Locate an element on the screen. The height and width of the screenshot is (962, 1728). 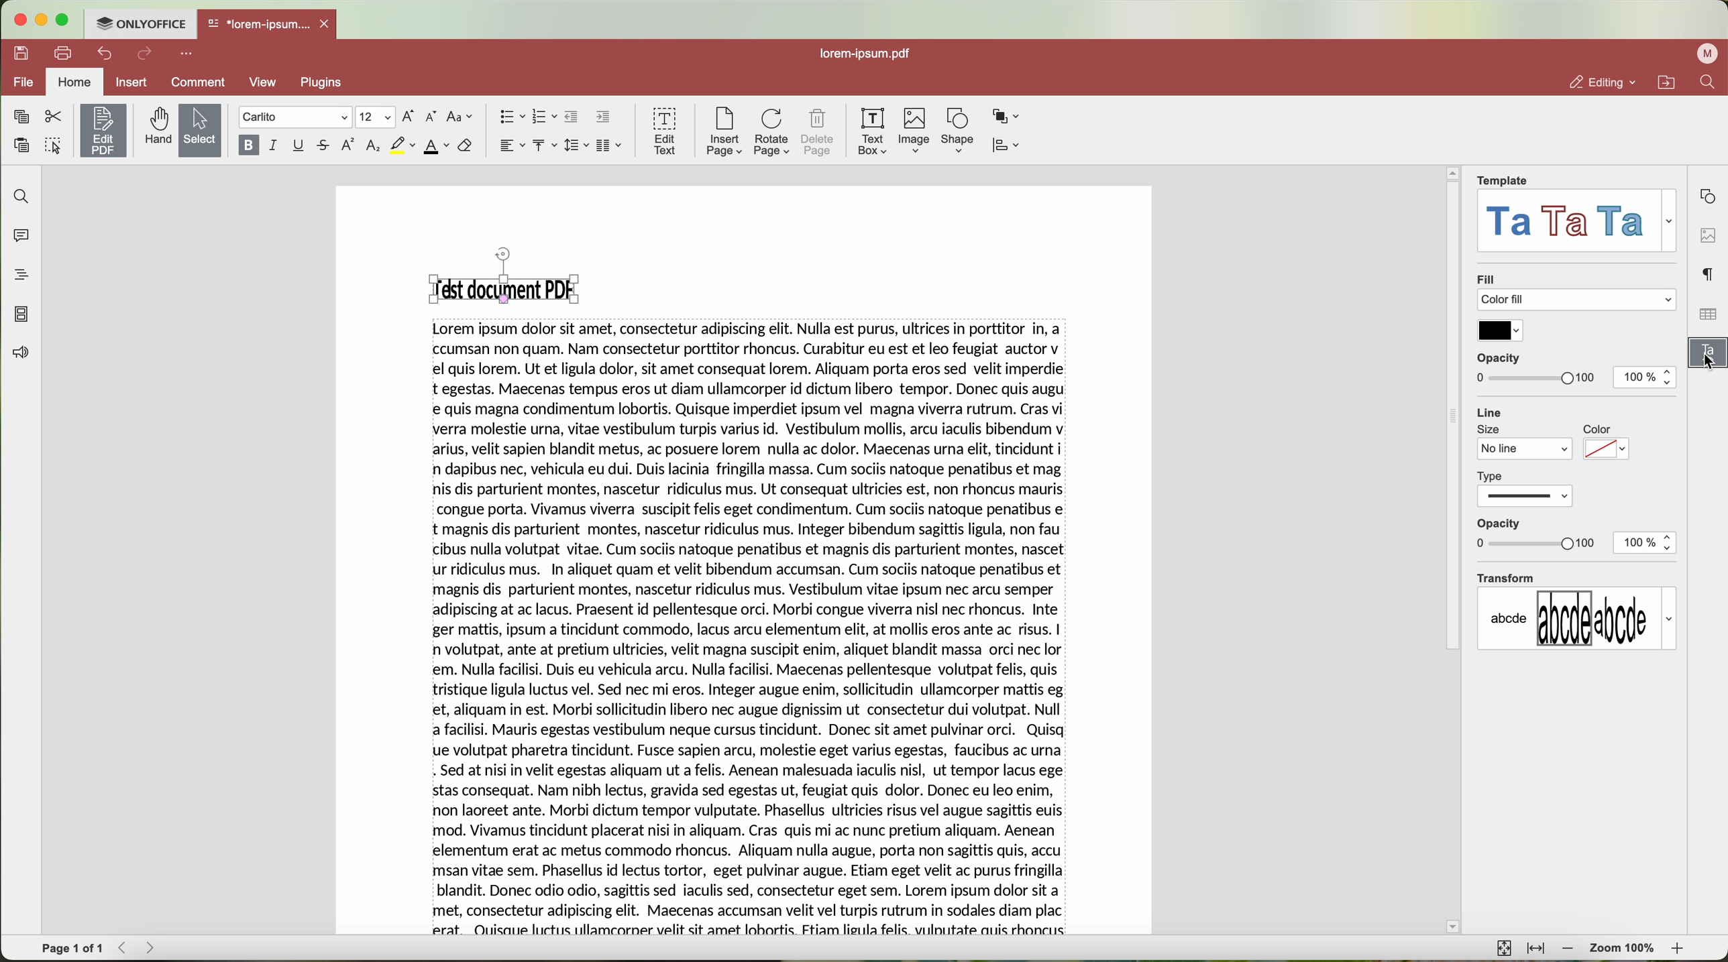
file is located at coordinates (25, 82).